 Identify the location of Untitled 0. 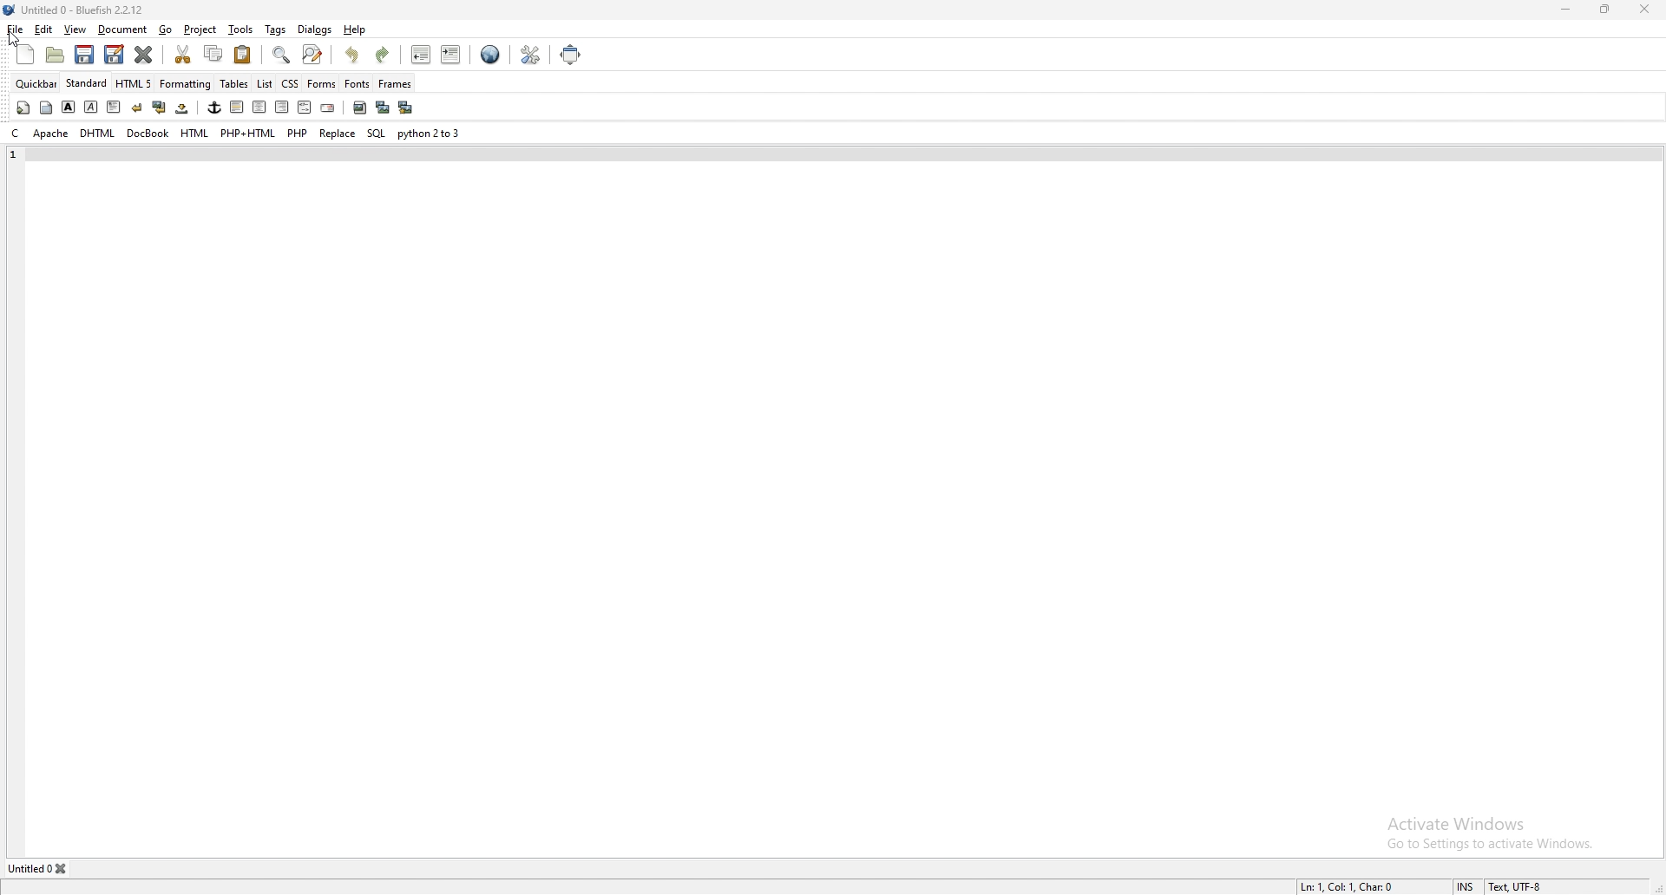
(29, 869).